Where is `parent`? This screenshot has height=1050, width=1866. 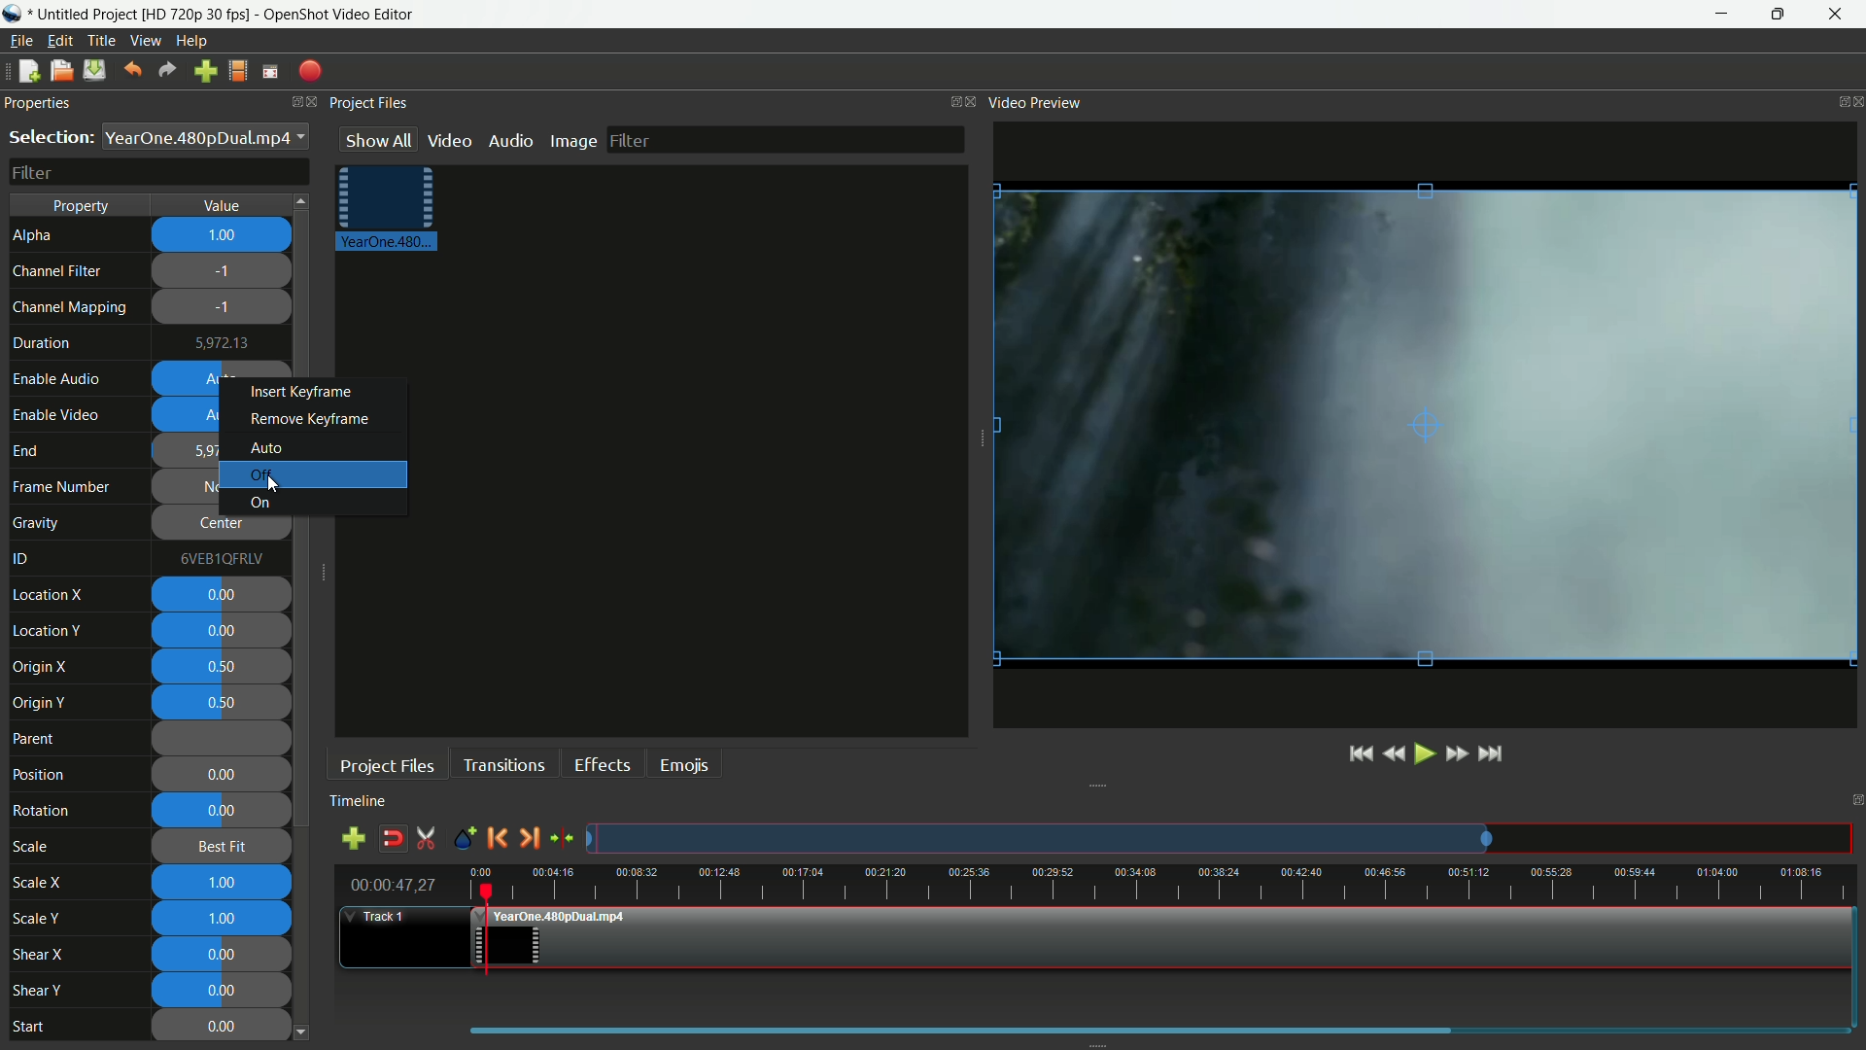 parent is located at coordinates (38, 740).